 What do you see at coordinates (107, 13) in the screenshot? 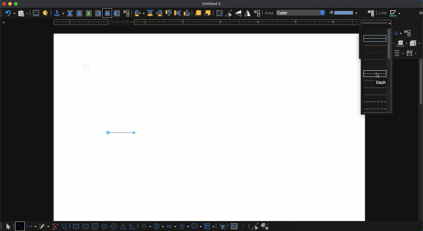
I see `through ` at bounding box center [107, 13].